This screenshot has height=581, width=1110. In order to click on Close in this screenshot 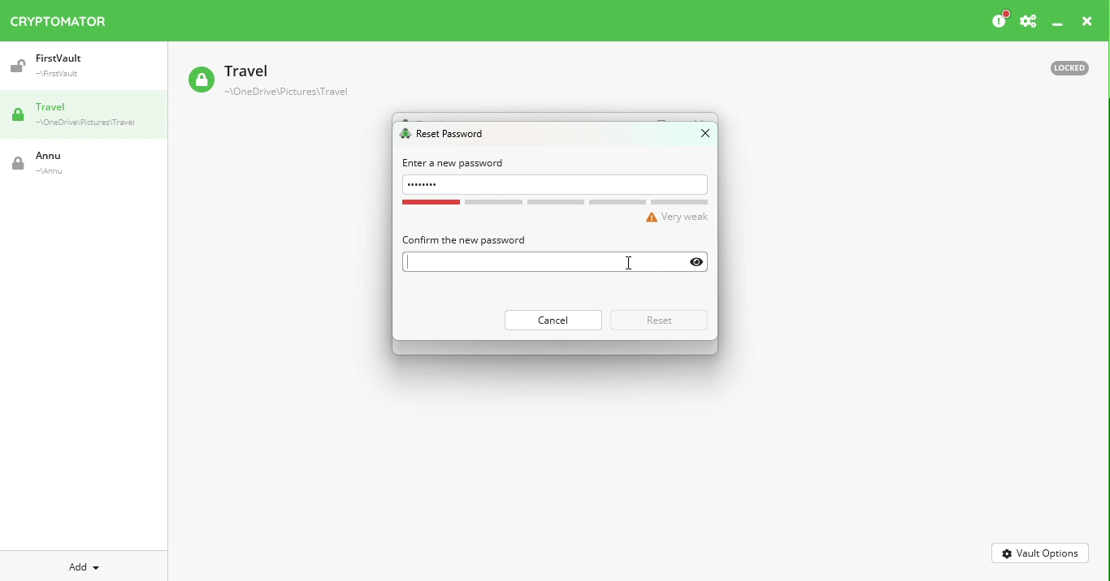, I will do `click(1087, 24)`.